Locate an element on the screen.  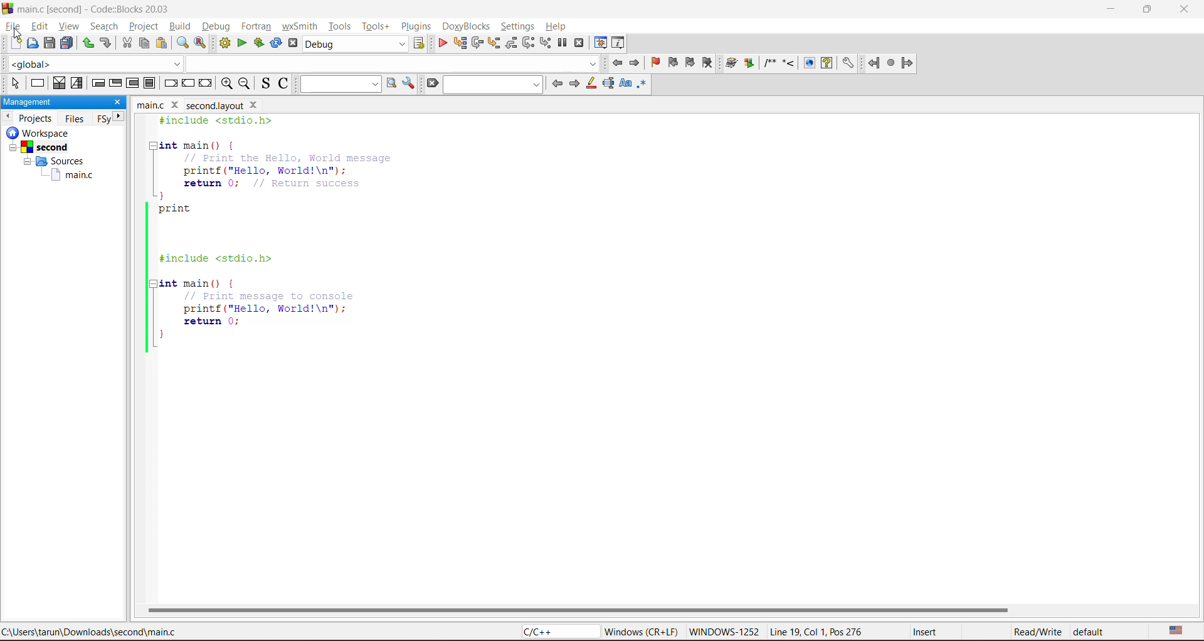
show options window is located at coordinates (411, 84).